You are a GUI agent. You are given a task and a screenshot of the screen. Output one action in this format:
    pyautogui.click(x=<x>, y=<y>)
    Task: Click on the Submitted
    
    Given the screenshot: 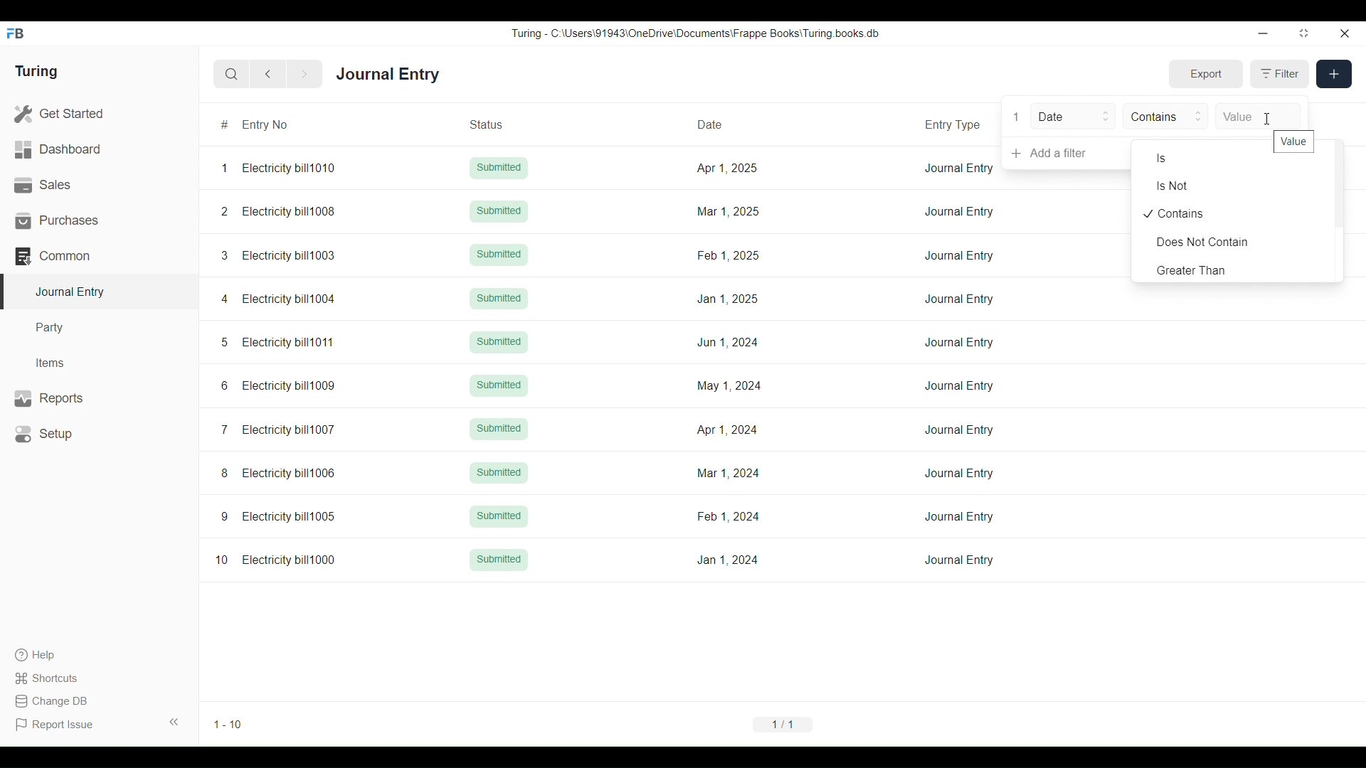 What is the action you would take?
    pyautogui.click(x=499, y=559)
    